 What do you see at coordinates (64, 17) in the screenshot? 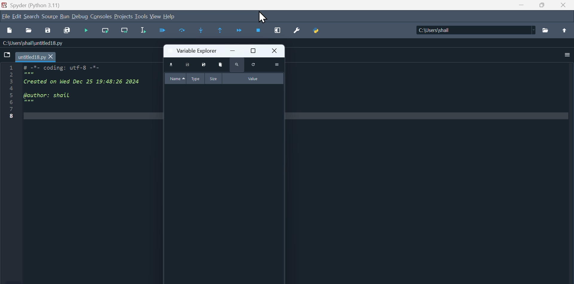
I see `Build` at bounding box center [64, 17].